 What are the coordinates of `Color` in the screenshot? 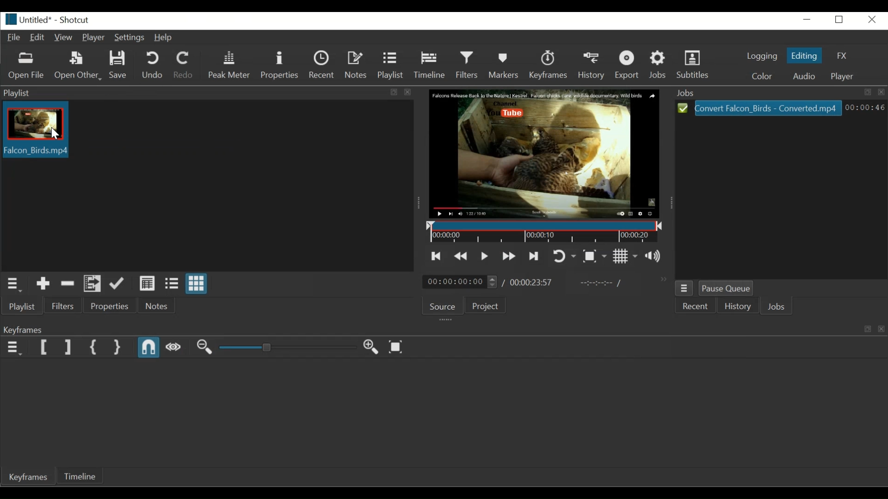 It's located at (758, 77).